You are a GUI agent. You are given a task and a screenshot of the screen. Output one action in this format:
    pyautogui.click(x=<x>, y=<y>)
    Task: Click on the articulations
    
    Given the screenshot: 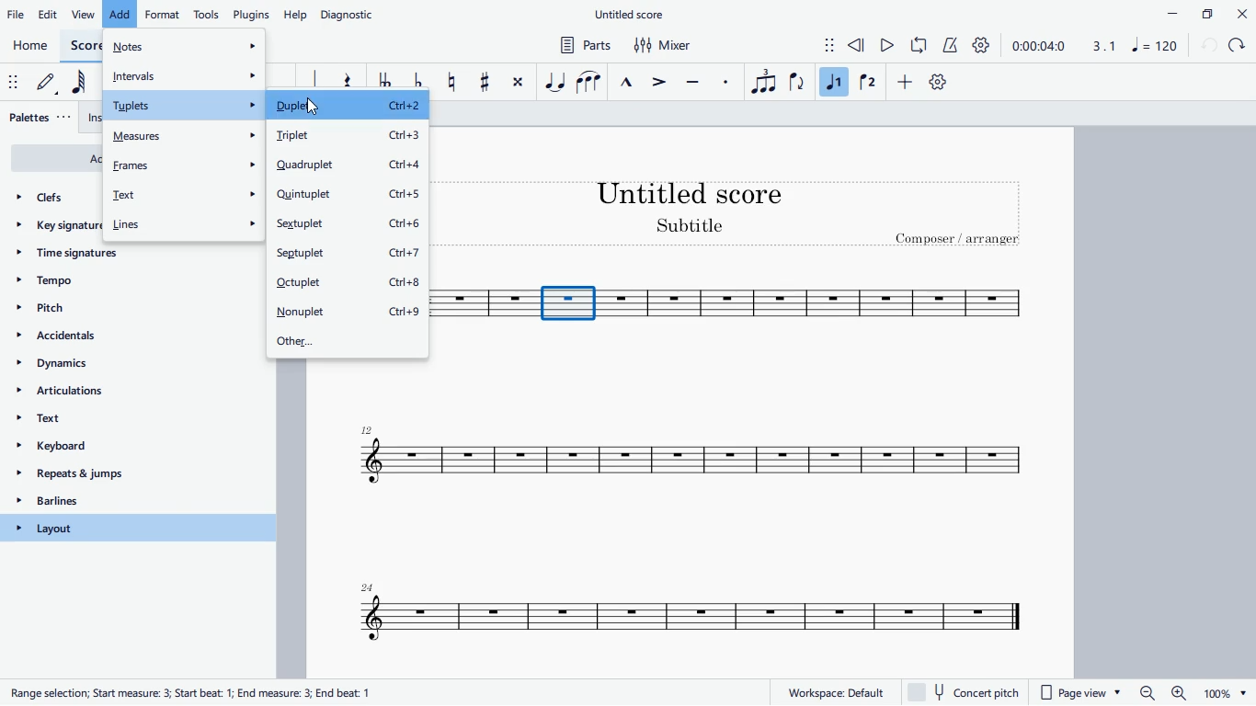 What is the action you would take?
    pyautogui.click(x=125, y=394)
    